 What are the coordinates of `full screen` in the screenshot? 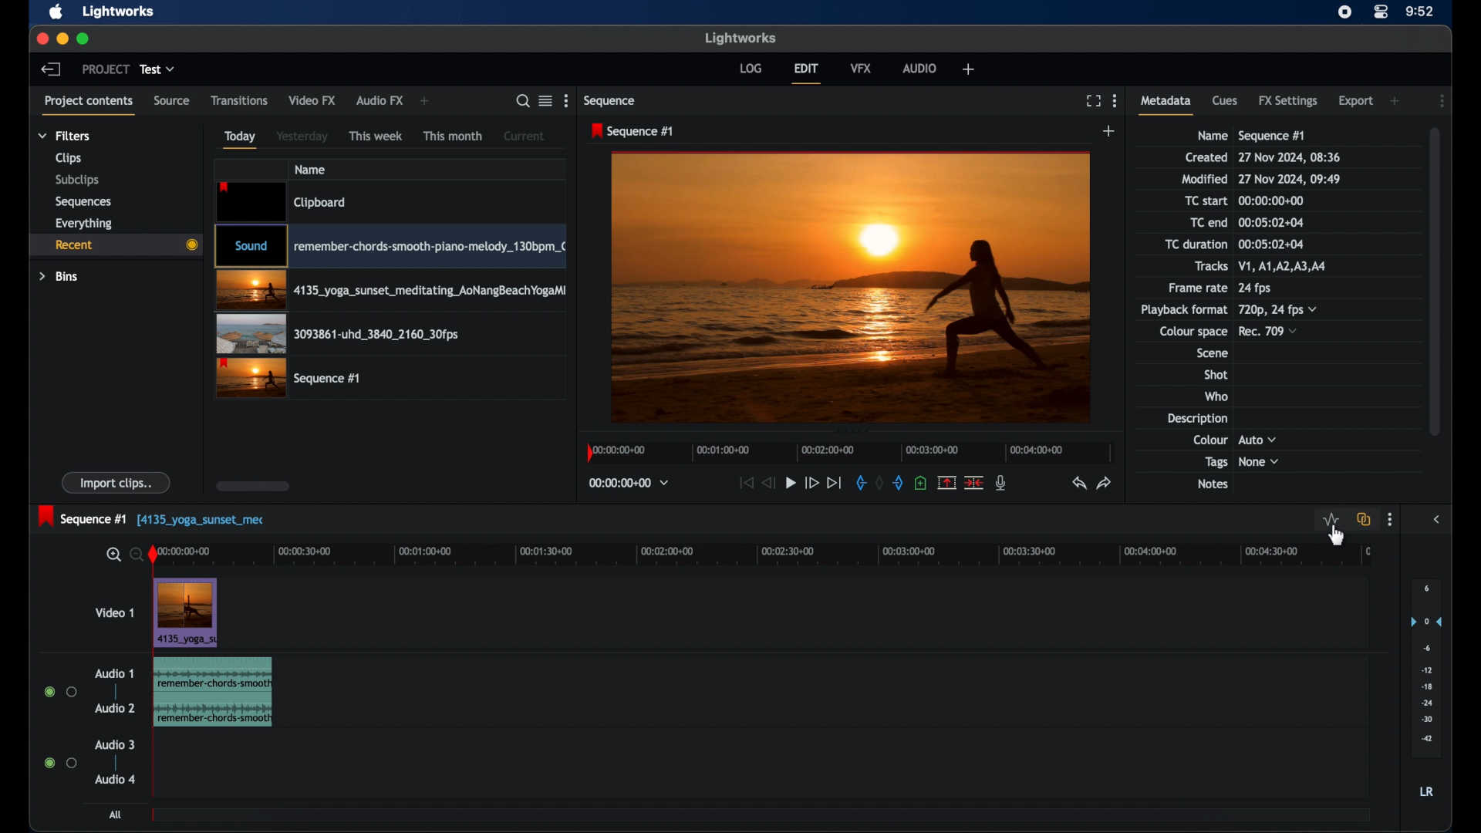 It's located at (1091, 100).